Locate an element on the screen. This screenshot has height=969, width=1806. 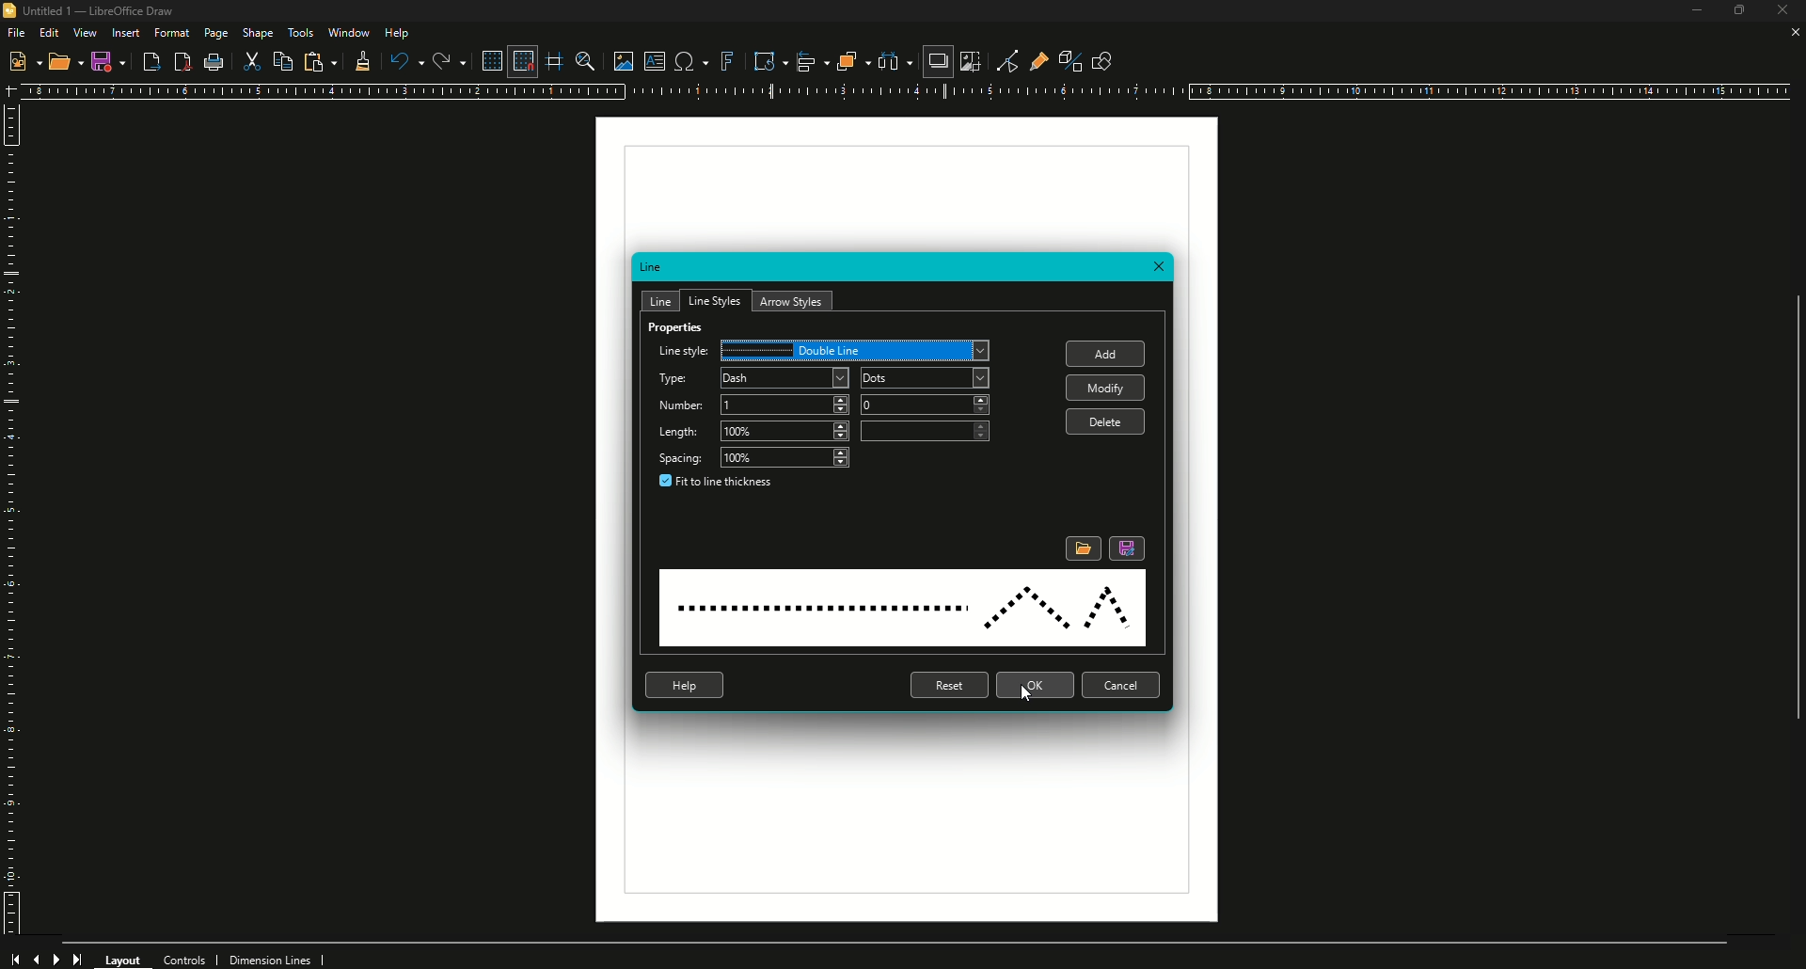
Number is located at coordinates (681, 406).